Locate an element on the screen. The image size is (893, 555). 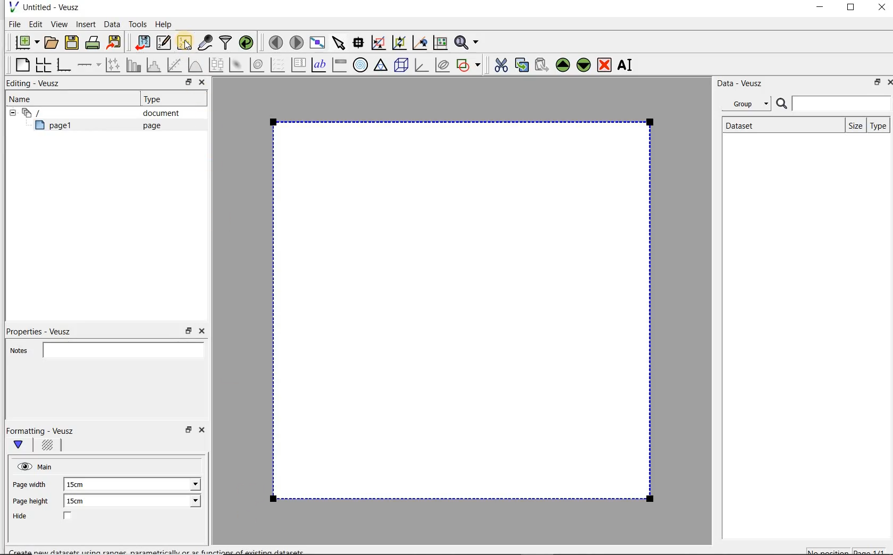
Type is located at coordinates (157, 99).